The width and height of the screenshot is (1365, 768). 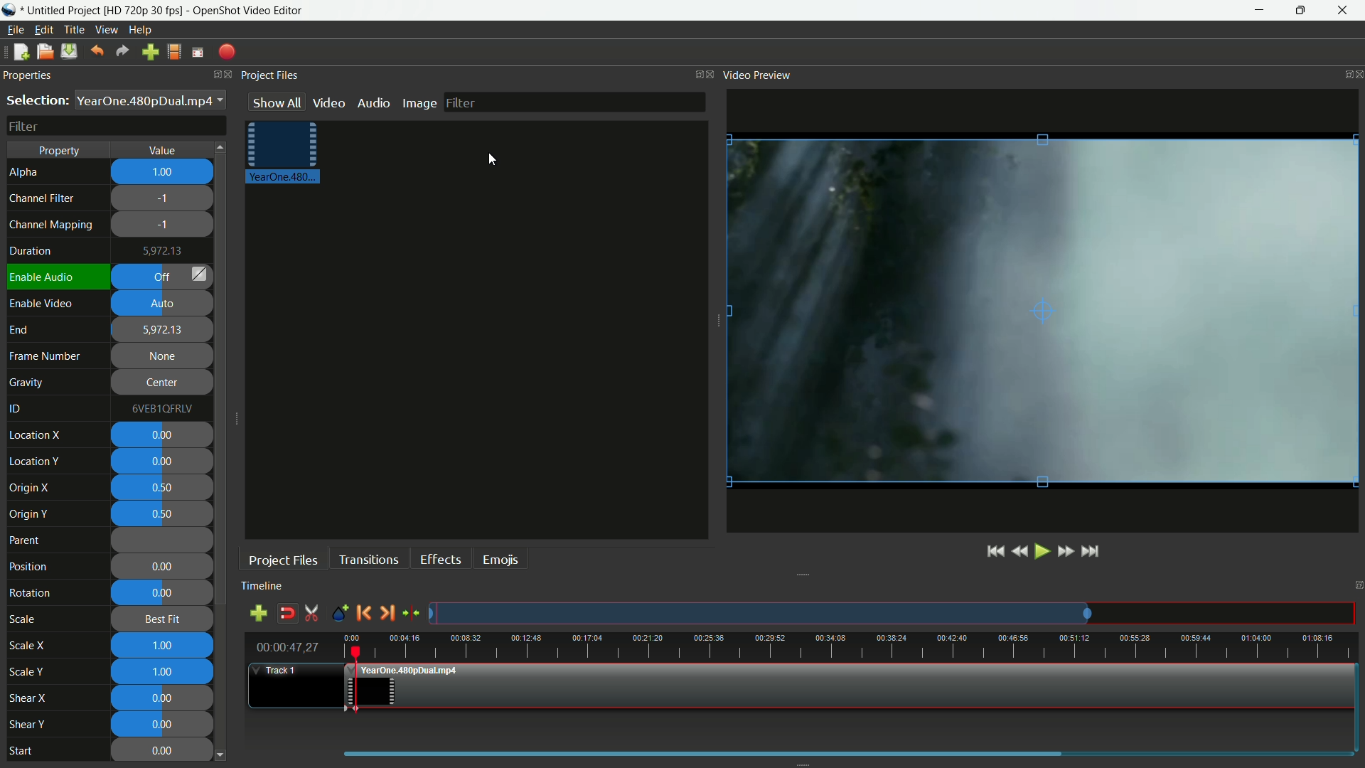 I want to click on scale x, so click(x=27, y=646).